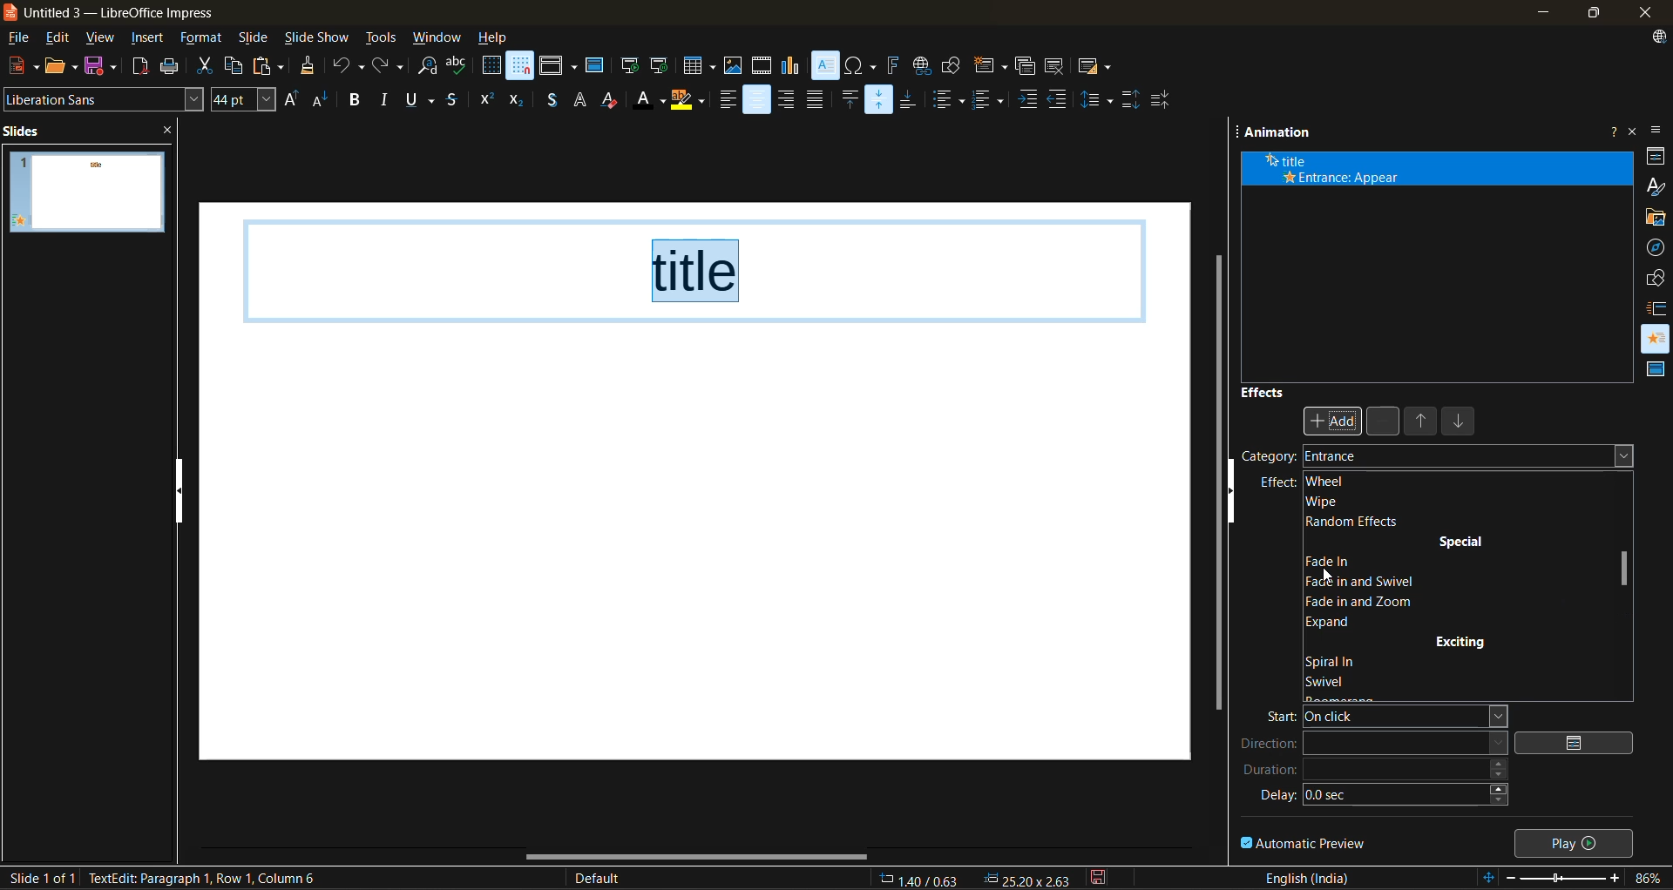 The width and height of the screenshot is (1673, 890). Describe the element at coordinates (762, 67) in the screenshot. I see `insert audio or video` at that location.